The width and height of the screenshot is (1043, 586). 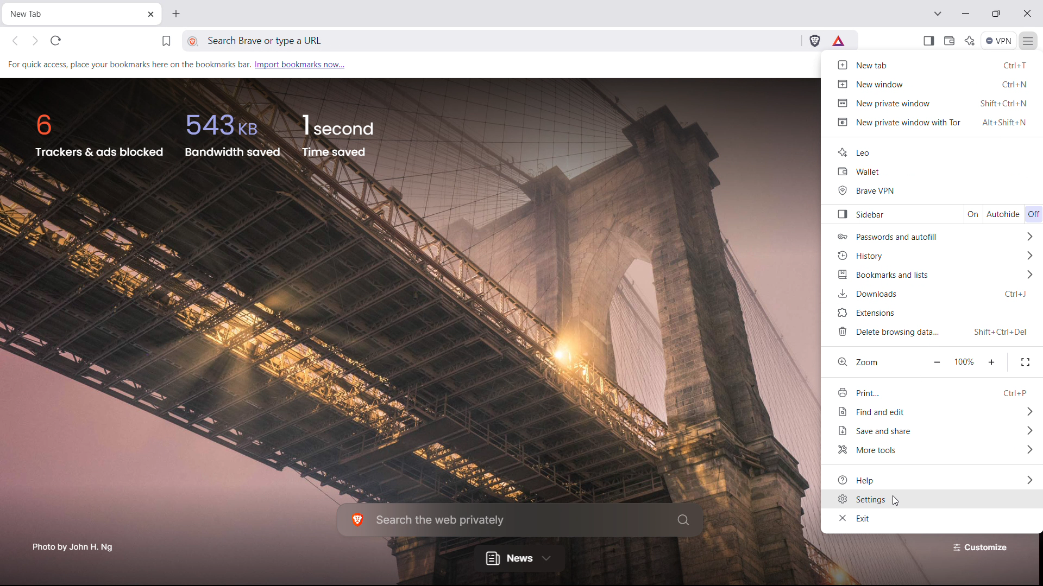 I want to click on background, so click(x=416, y=340).